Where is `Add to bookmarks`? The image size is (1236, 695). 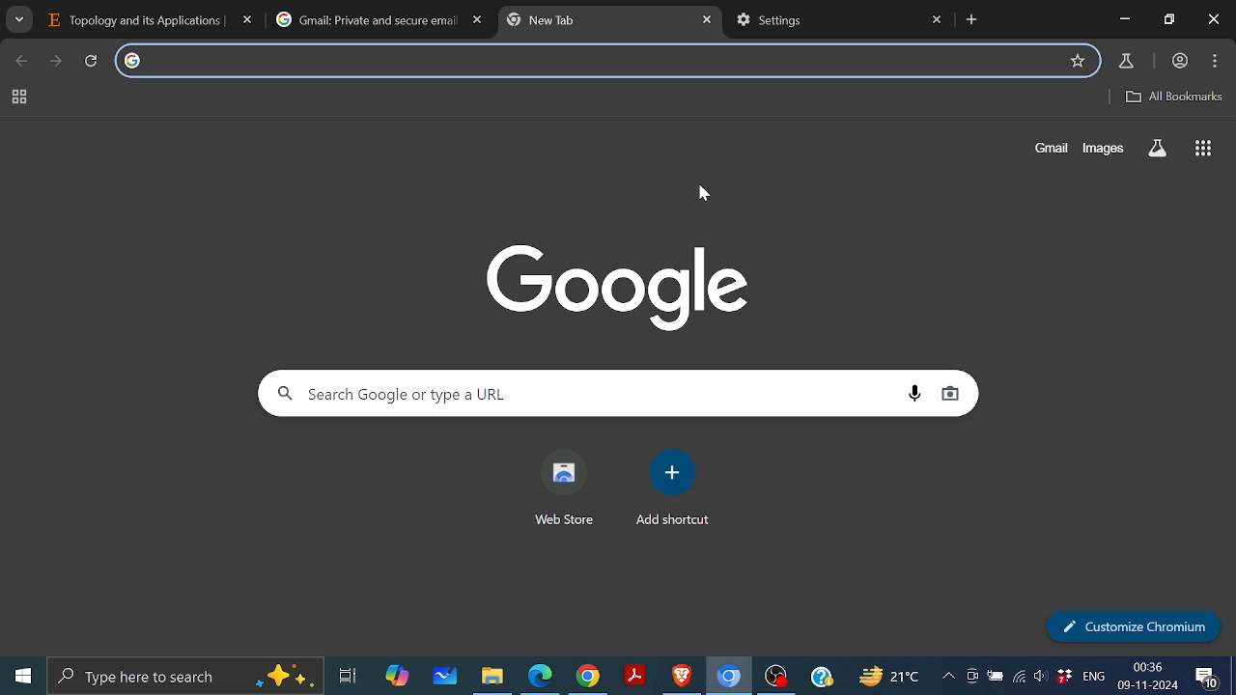
Add to bookmarks is located at coordinates (1078, 60).